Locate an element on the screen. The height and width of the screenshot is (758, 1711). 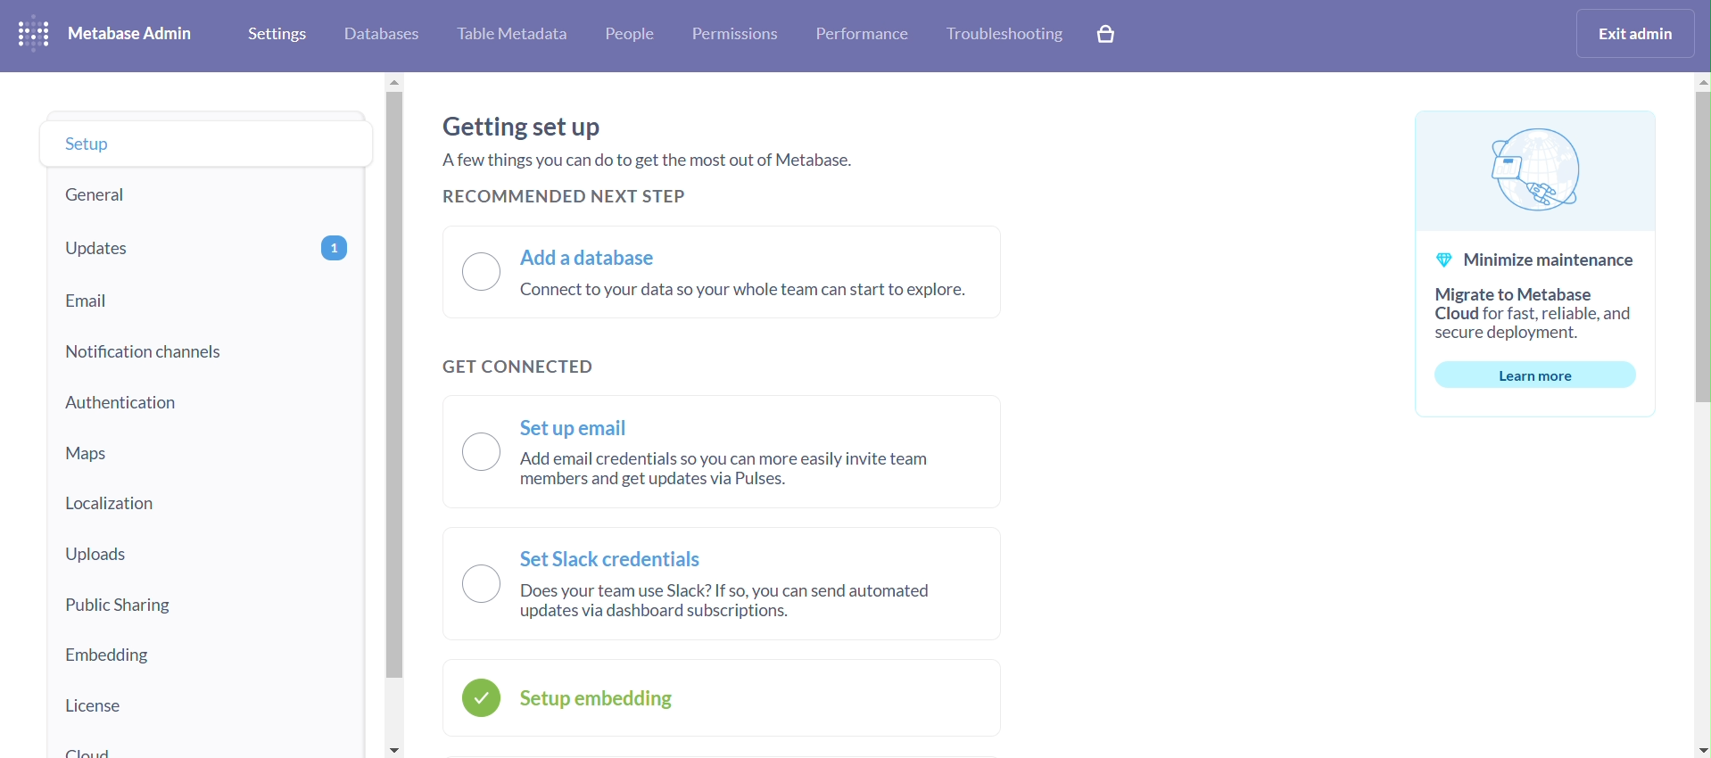
setup is located at coordinates (201, 143).